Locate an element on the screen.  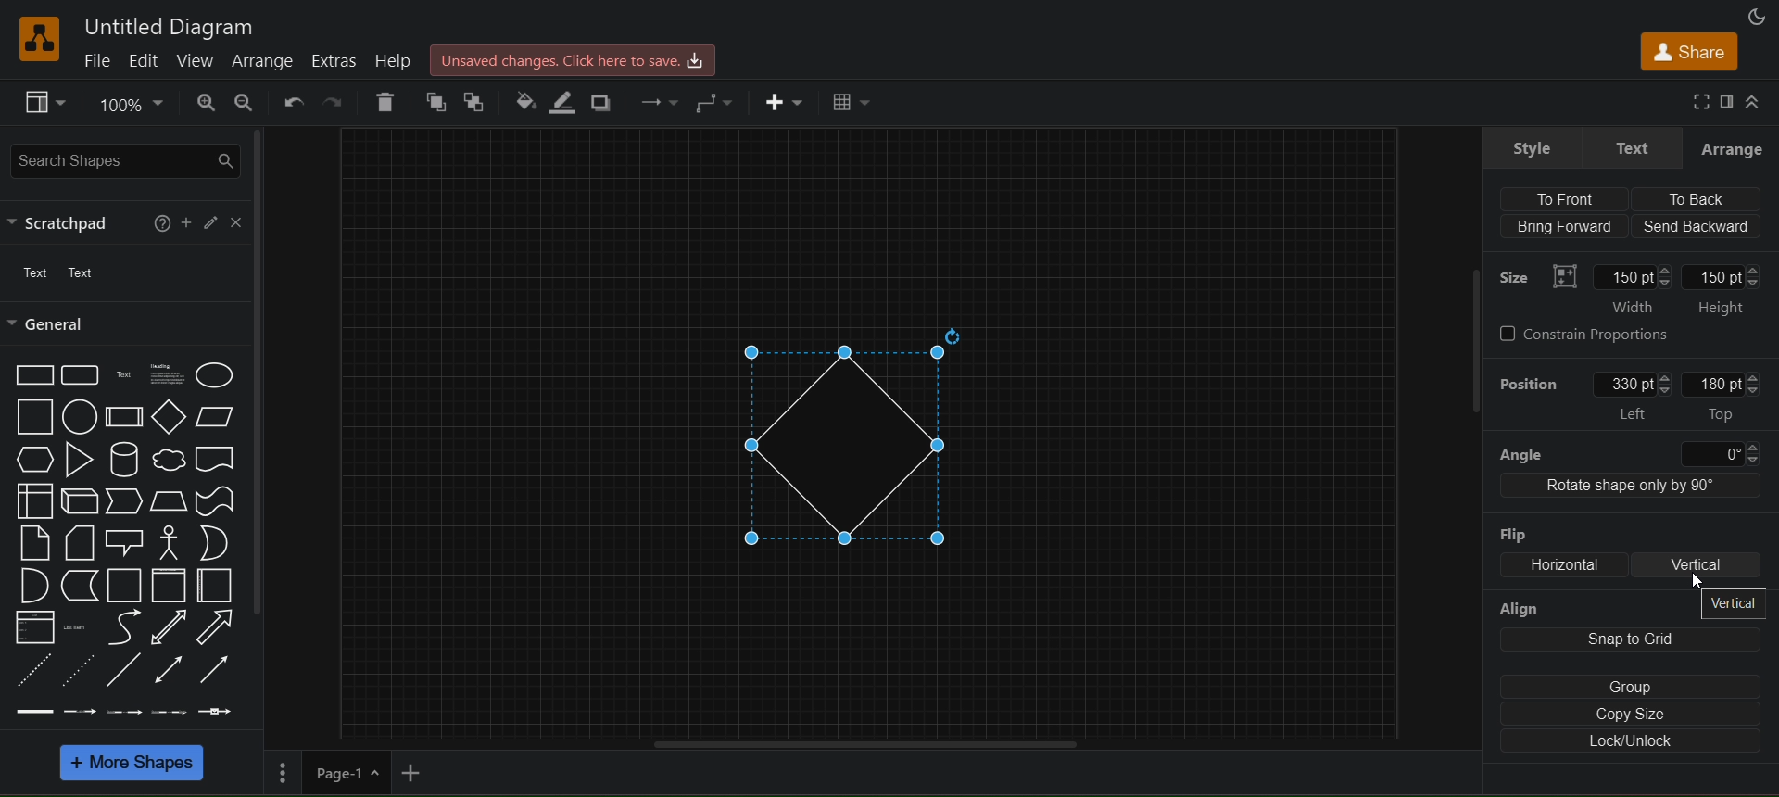
top is located at coordinates (1716, 396).